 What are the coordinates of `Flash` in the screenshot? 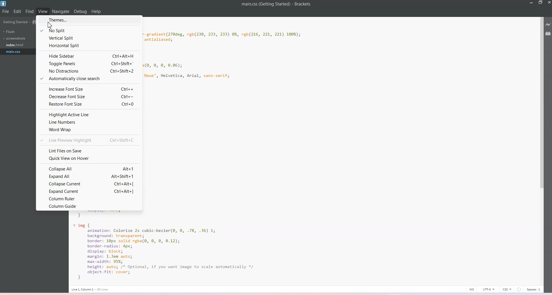 It's located at (9, 32).